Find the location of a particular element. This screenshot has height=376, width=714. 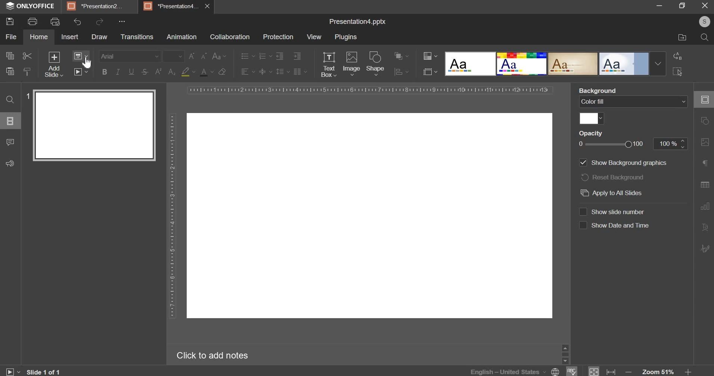

design is located at coordinates (522, 64).